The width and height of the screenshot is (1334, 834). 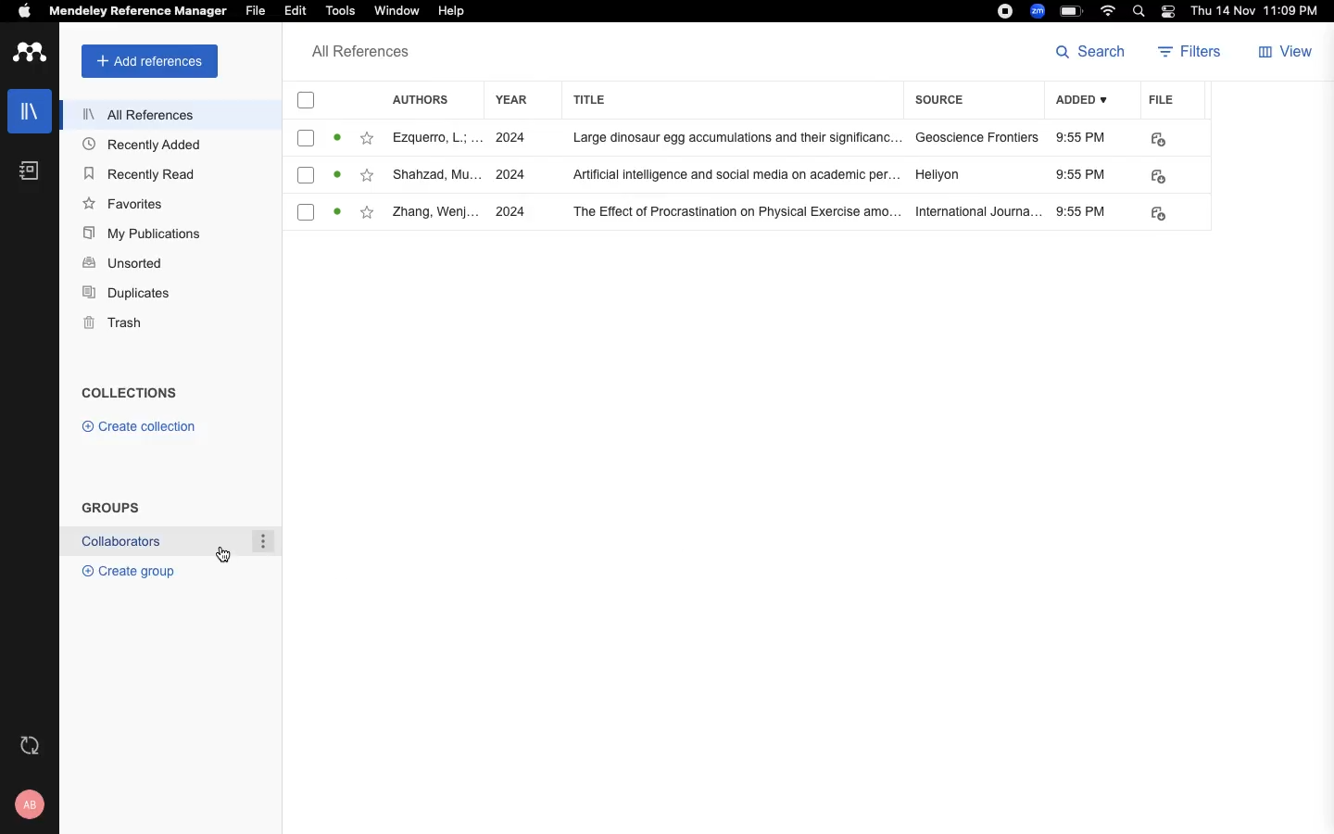 I want to click on view, so click(x=1289, y=54).